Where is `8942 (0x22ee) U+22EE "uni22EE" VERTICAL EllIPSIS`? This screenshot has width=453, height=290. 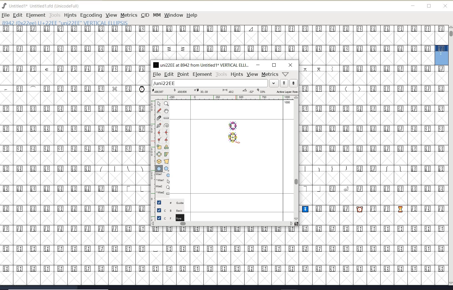
8942 (0x22ee) U+22EE "uni22EE" VERTICAL EllIPSIS is located at coordinates (83, 22).